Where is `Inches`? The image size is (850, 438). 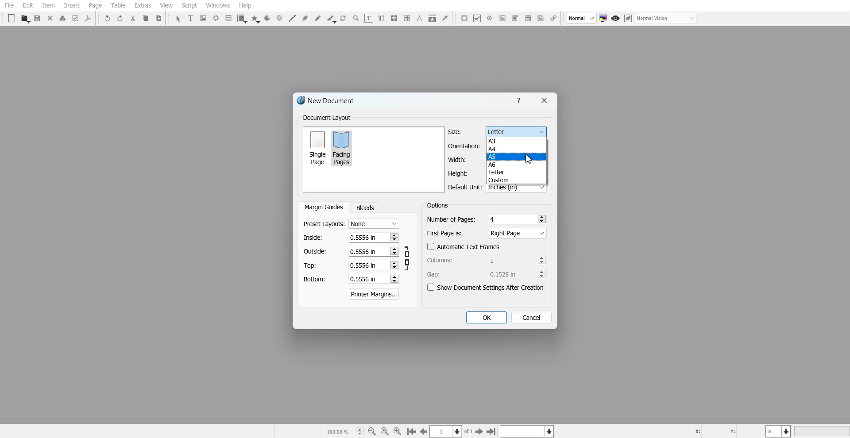 Inches is located at coordinates (516, 188).